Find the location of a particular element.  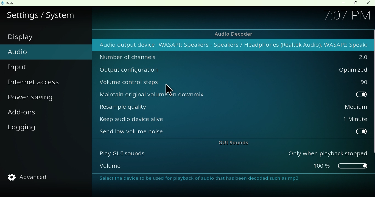

Volume is located at coordinates (192, 166).